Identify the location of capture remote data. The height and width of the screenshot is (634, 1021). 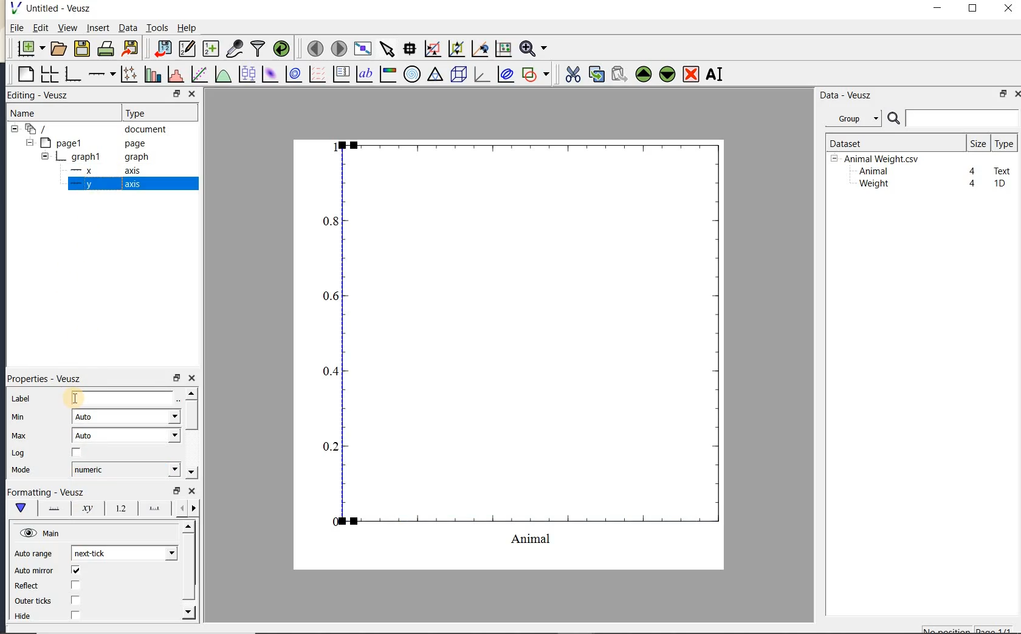
(235, 48).